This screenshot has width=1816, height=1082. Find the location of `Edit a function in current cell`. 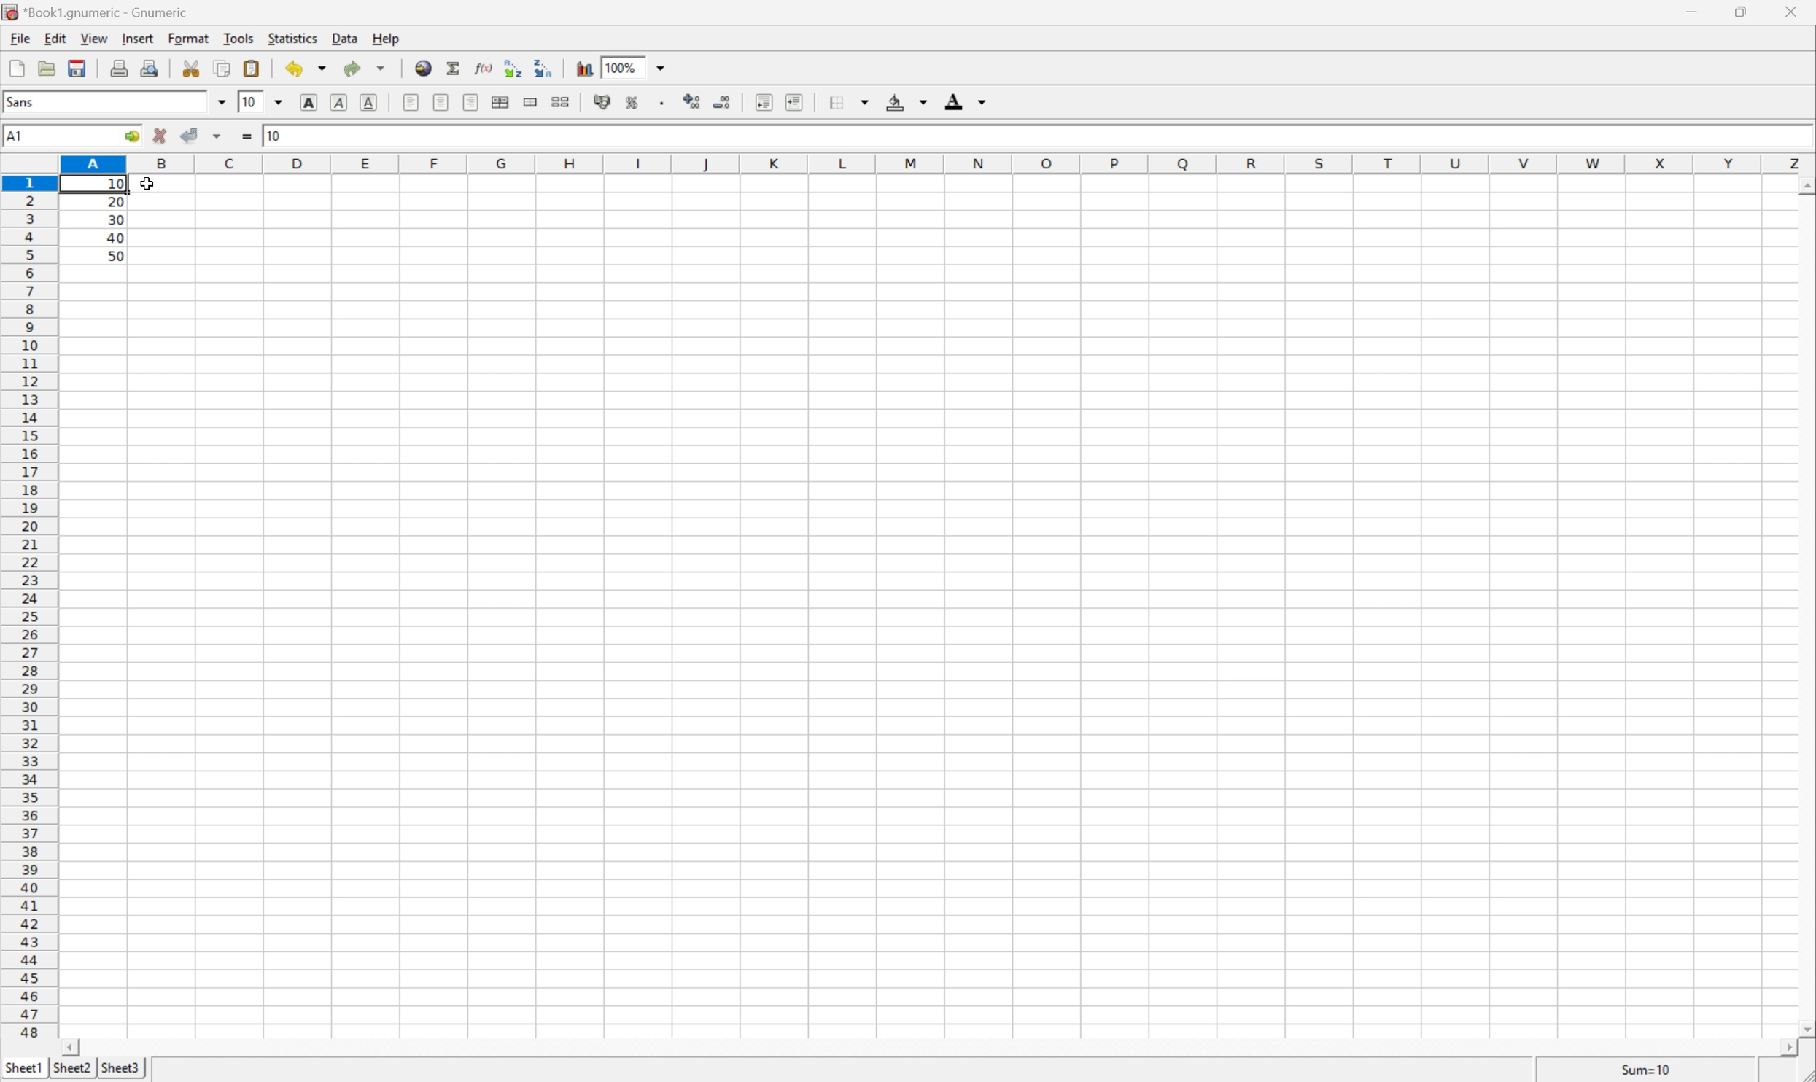

Edit a function in current cell is located at coordinates (487, 66).